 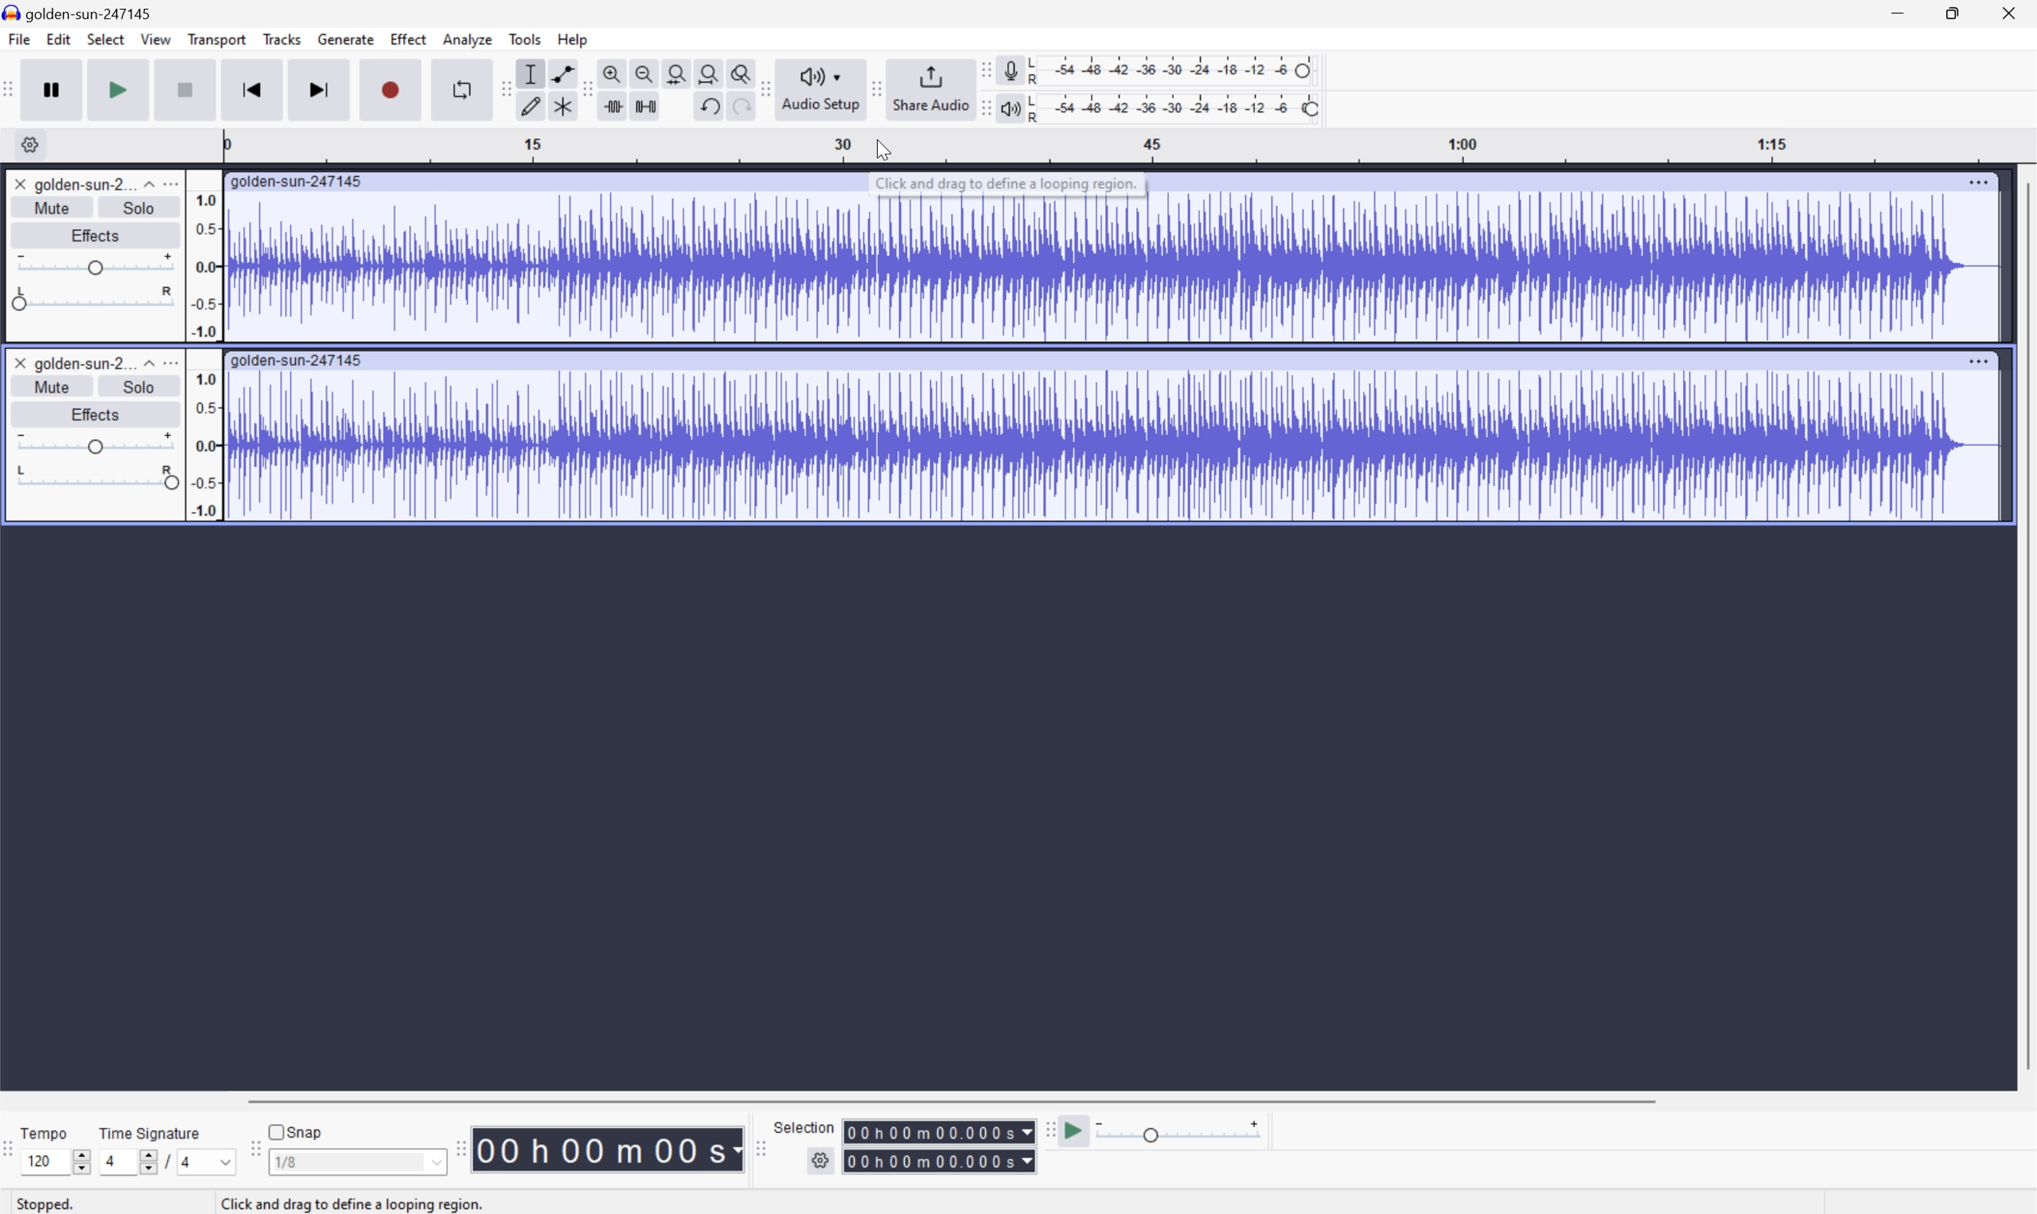 I want to click on golden-sun-247145, so click(x=82, y=12).